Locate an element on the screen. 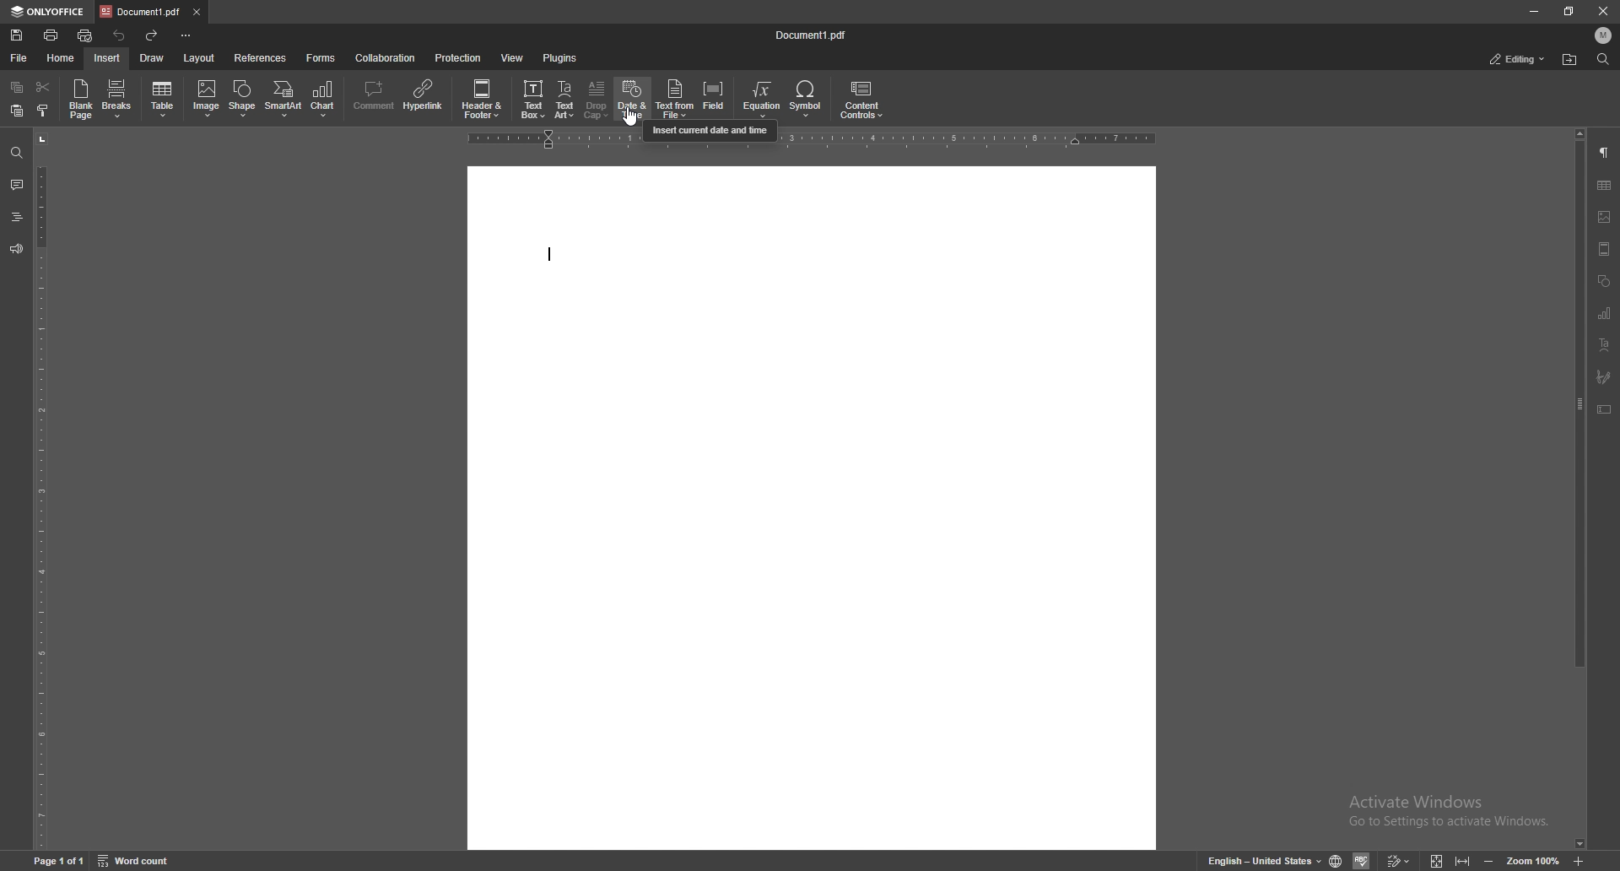  feedback is located at coordinates (16, 249).